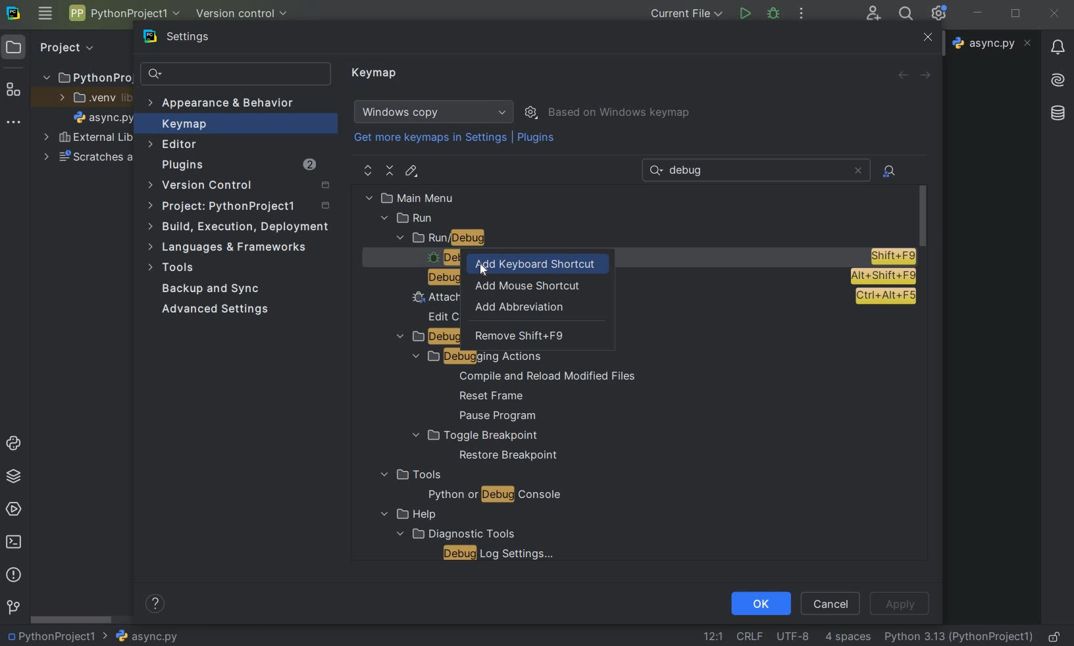 Image resolution: width=1074 pixels, height=646 pixels. What do you see at coordinates (509, 456) in the screenshot?
I see `restore breakpoint` at bounding box center [509, 456].